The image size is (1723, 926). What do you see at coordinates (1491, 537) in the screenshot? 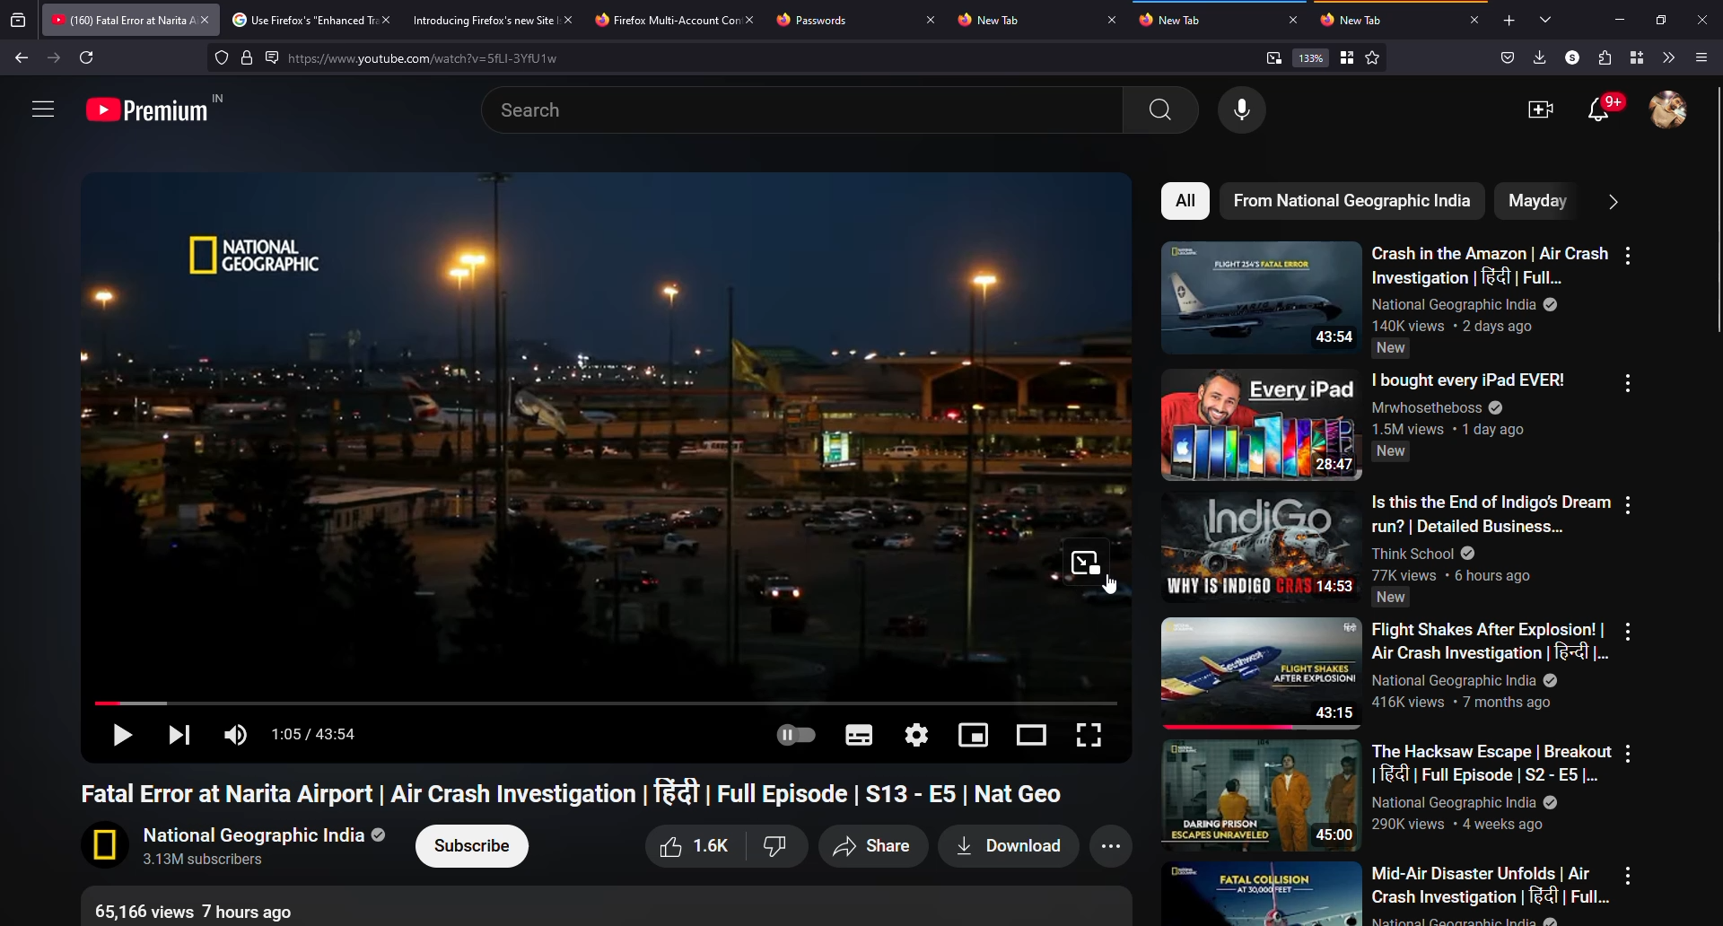
I see `video text description` at bounding box center [1491, 537].